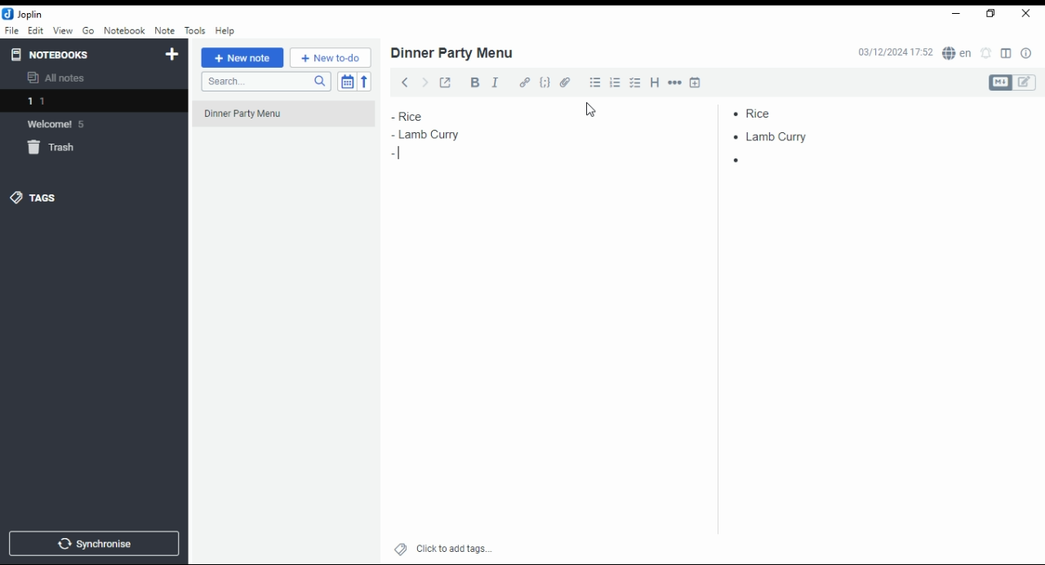 This screenshot has height=565, width=1045. What do you see at coordinates (402, 81) in the screenshot?
I see `back` at bounding box center [402, 81].